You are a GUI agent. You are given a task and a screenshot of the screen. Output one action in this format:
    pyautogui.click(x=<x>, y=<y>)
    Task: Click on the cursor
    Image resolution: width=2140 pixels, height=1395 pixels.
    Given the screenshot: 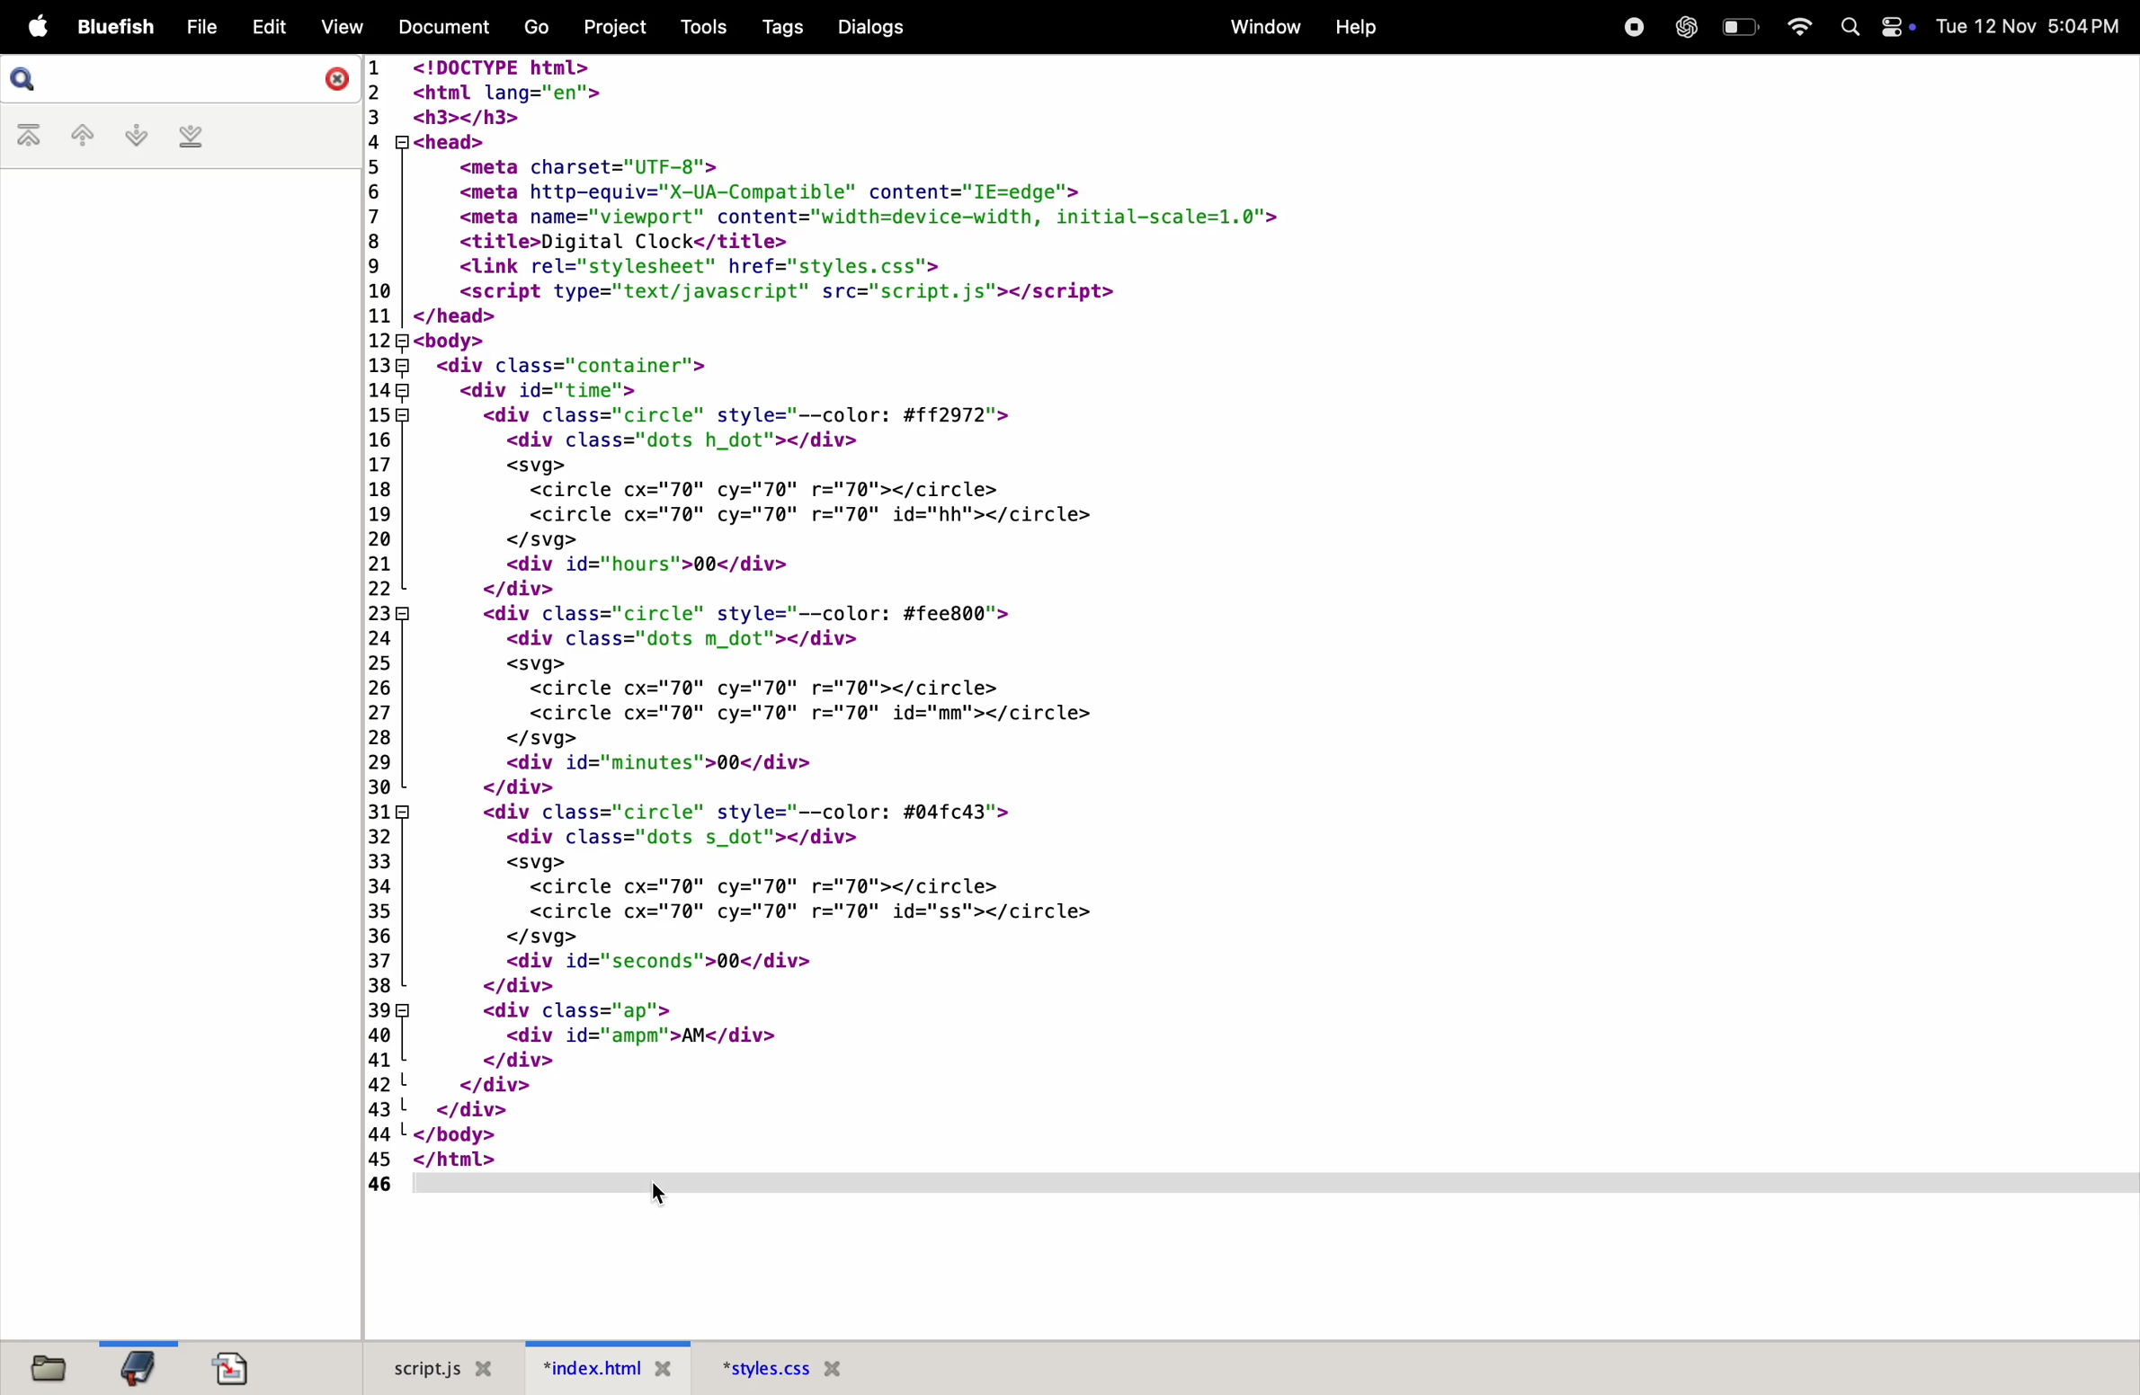 What is the action you would take?
    pyautogui.click(x=655, y=1194)
    